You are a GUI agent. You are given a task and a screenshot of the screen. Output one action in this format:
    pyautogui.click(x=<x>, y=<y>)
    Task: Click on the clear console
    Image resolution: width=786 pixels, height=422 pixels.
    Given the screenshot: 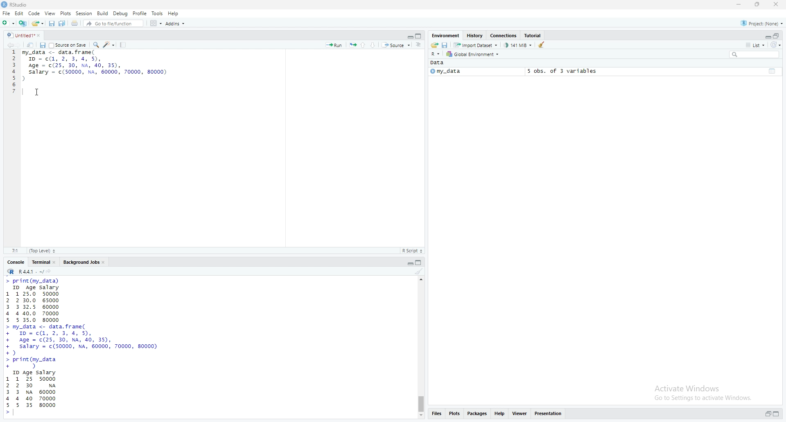 What is the action you would take?
    pyautogui.click(x=420, y=272)
    